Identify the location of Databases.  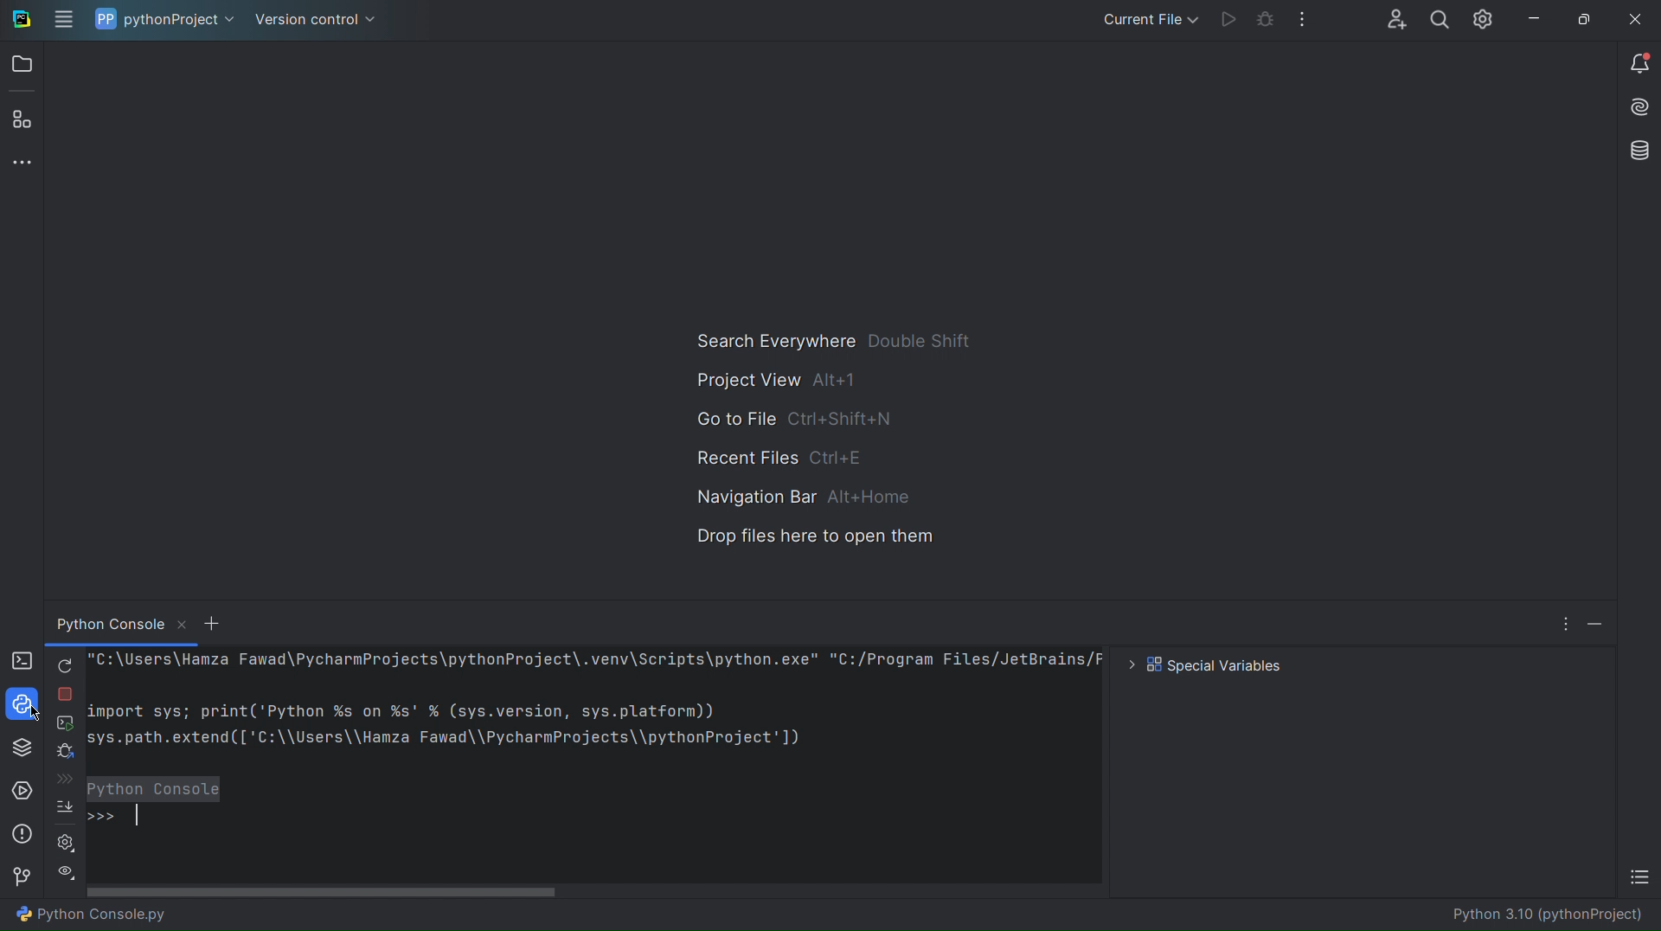
(1636, 151).